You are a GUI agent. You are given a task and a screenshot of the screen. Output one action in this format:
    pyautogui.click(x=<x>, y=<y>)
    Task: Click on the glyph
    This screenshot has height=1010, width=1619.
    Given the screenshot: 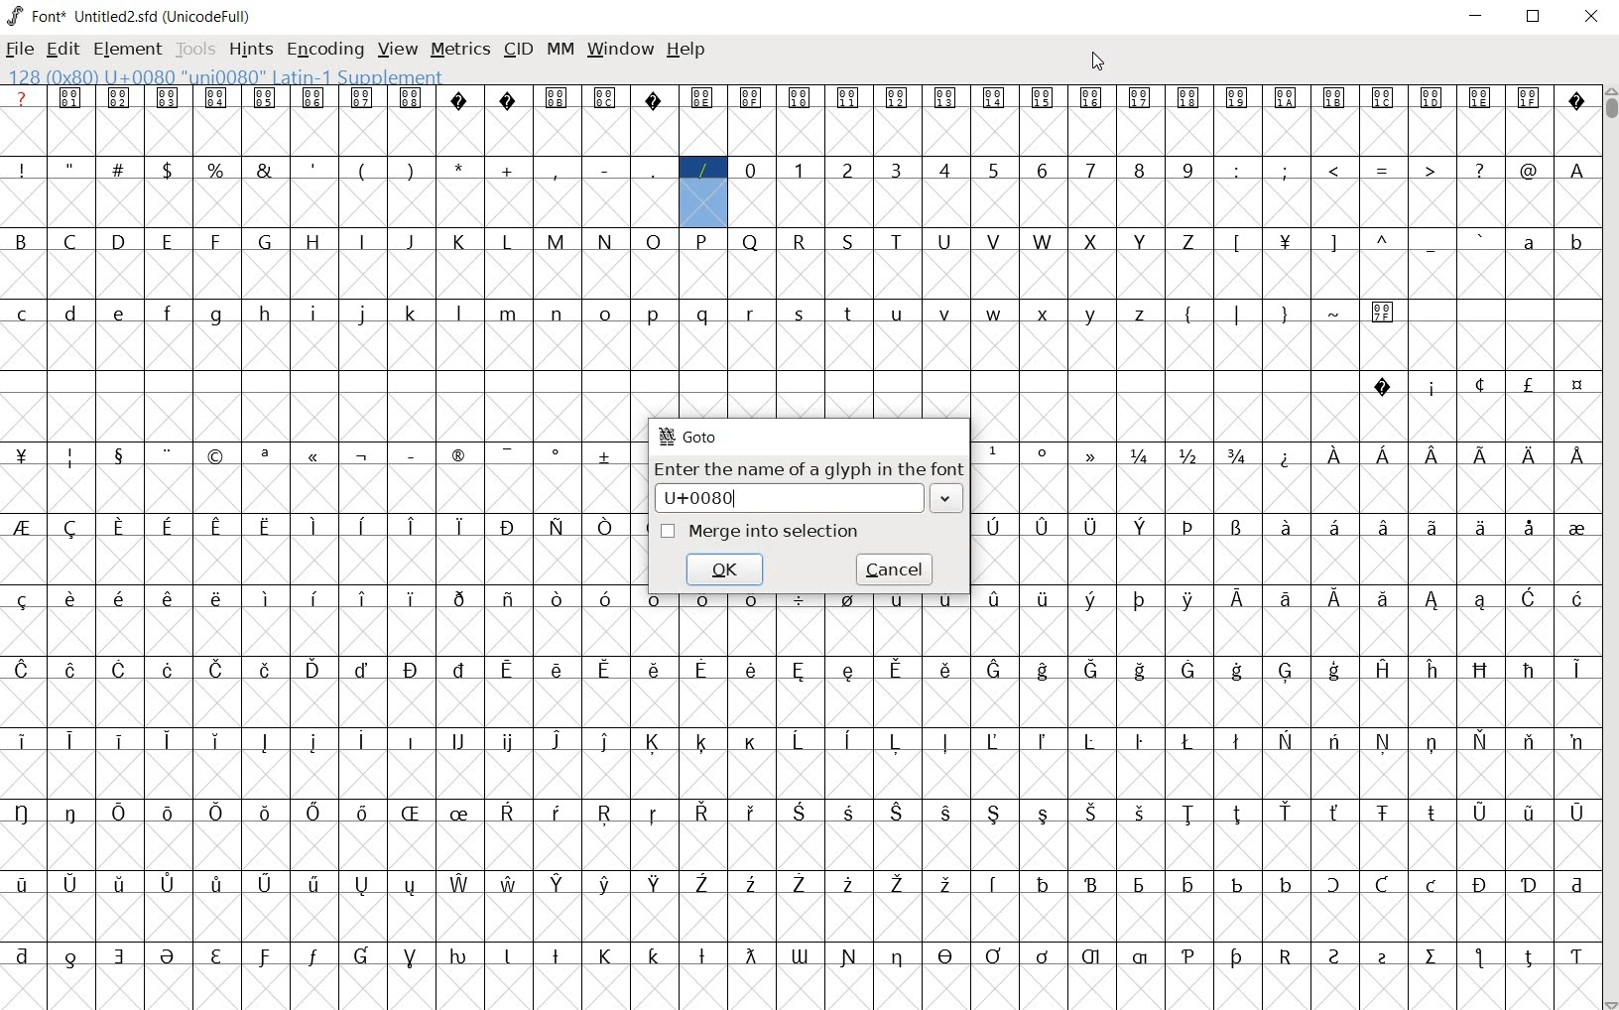 What is the action you would take?
    pyautogui.click(x=946, y=313)
    